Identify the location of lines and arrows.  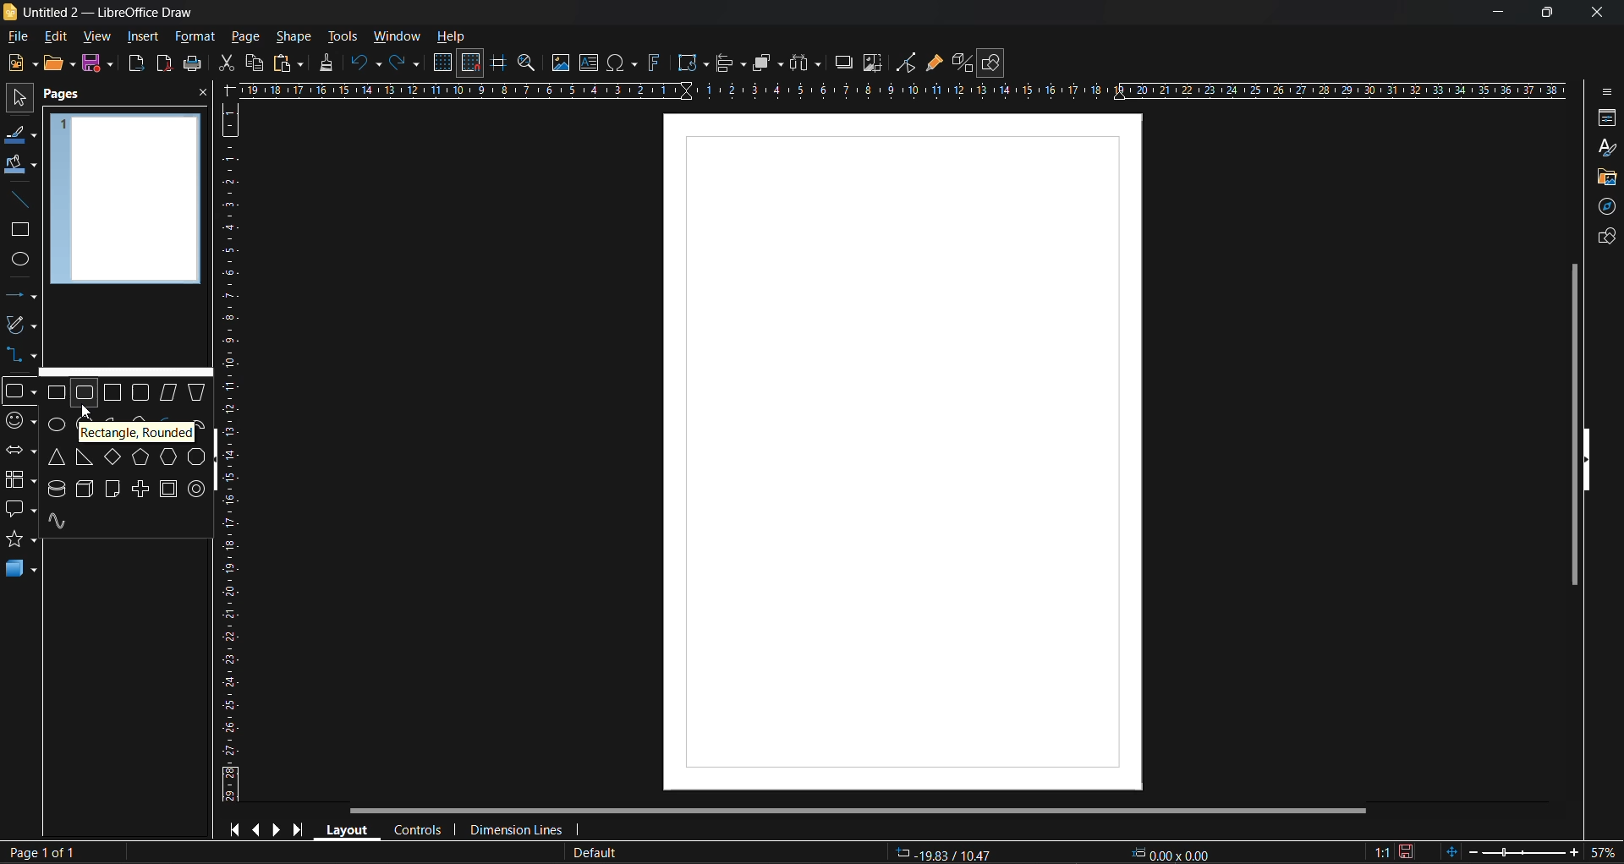
(26, 298).